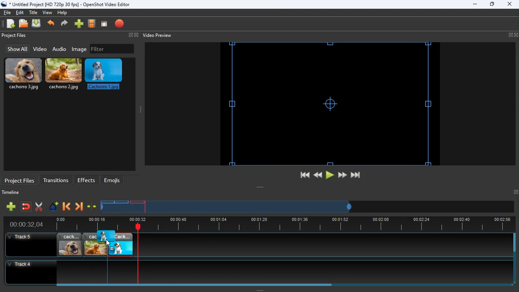 The height and width of the screenshot is (292, 519). What do you see at coordinates (70, 245) in the screenshot?
I see `cachorro.3.jpg` at bounding box center [70, 245].